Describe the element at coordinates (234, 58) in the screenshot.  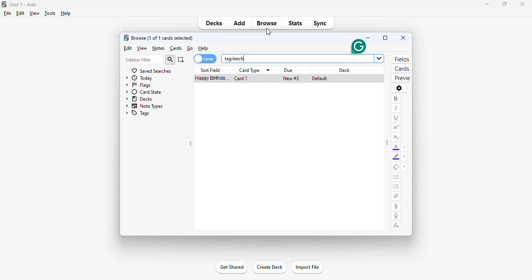
I see `"tag:leech" typed and entered` at that location.